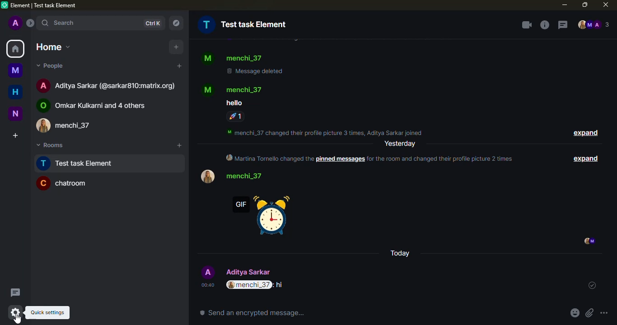  Describe the element at coordinates (400, 144) in the screenshot. I see `yesterday` at that location.